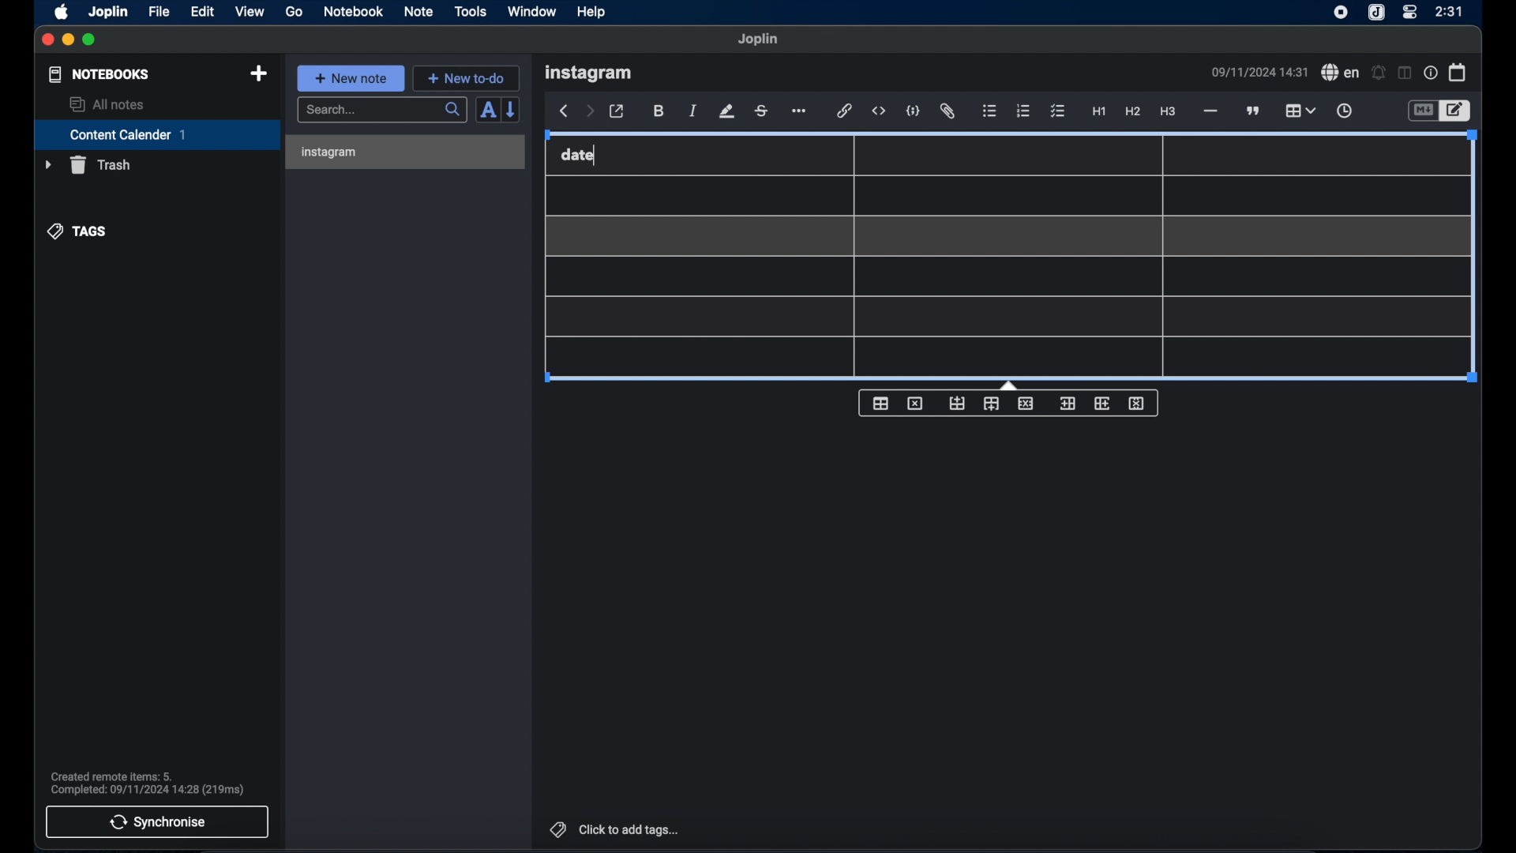 Image resolution: width=1516 pixels, height=853 pixels. Describe the element at coordinates (615, 829) in the screenshot. I see `click to add tags` at that location.